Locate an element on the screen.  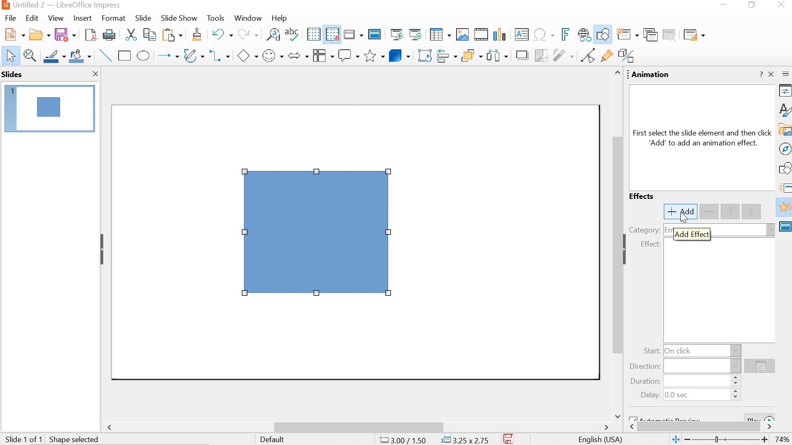
move up effects is located at coordinates (743, 211).